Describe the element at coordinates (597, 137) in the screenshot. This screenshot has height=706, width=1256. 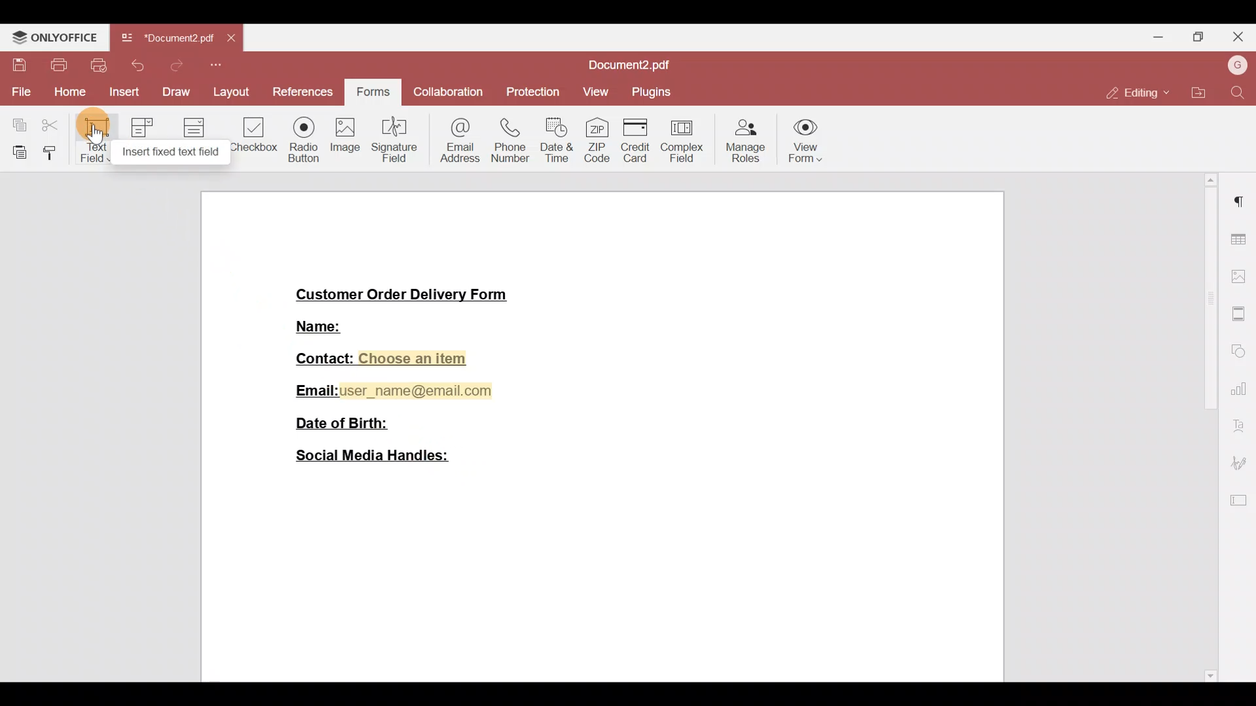
I see `ZIP code` at that location.